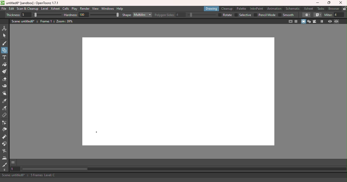  Describe the element at coordinates (320, 8) in the screenshot. I see `Tasks` at that location.